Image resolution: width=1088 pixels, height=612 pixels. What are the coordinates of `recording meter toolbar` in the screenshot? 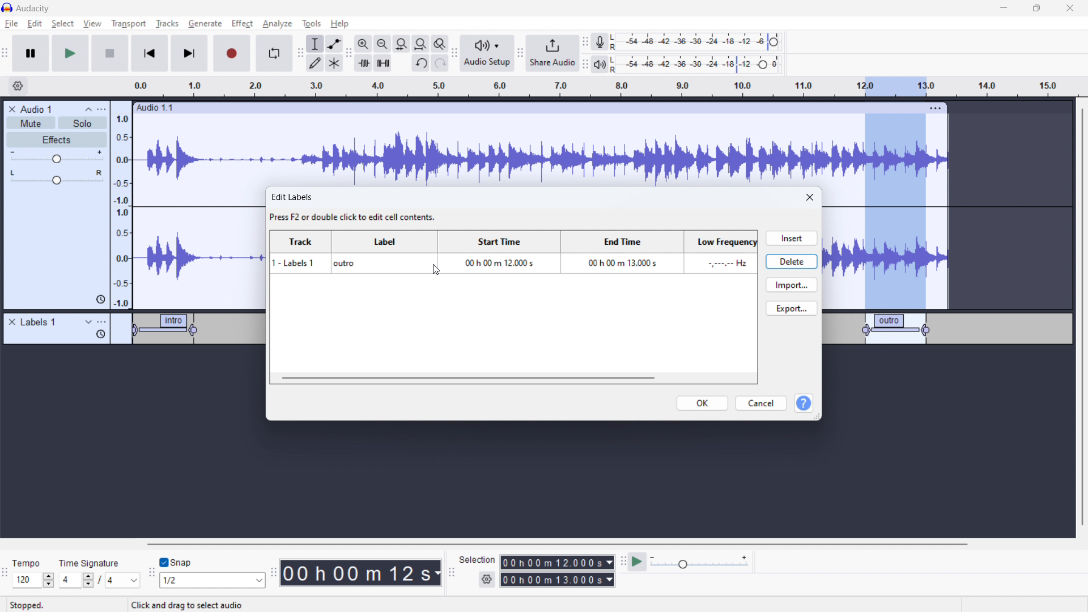 It's located at (585, 43).